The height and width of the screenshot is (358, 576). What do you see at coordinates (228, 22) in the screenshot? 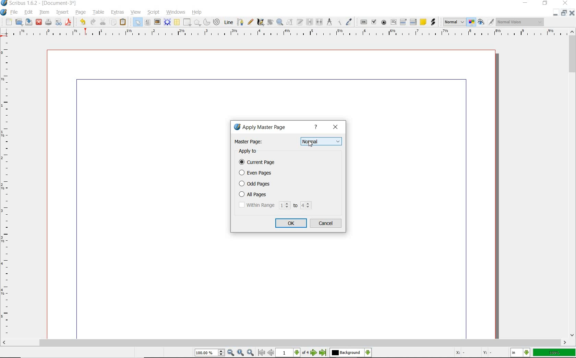
I see `line` at bounding box center [228, 22].